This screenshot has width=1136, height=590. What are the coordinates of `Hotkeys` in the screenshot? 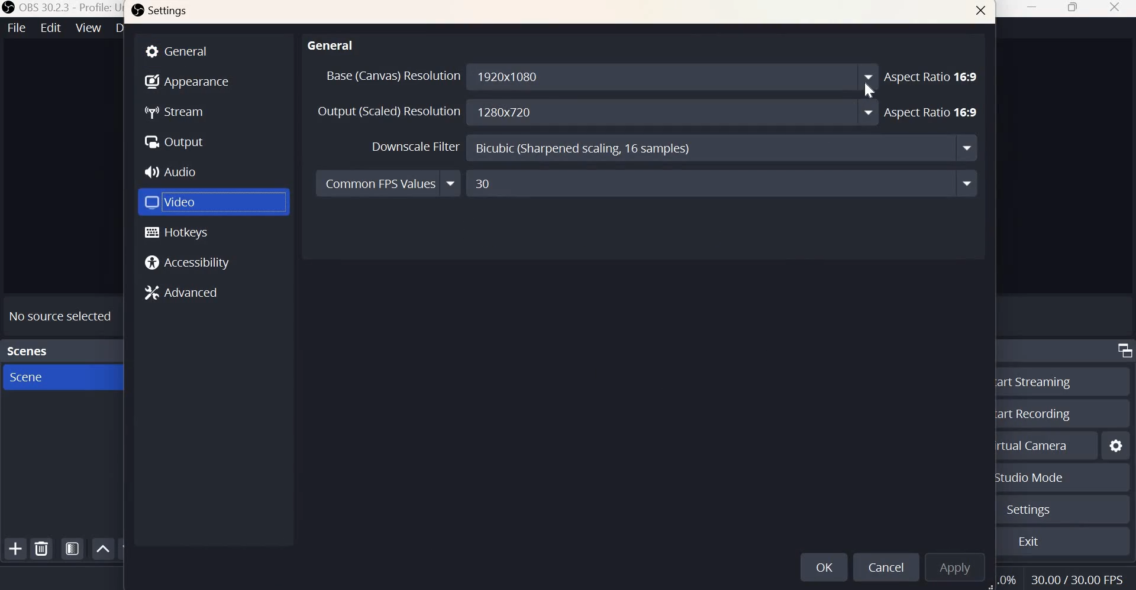 It's located at (177, 232).